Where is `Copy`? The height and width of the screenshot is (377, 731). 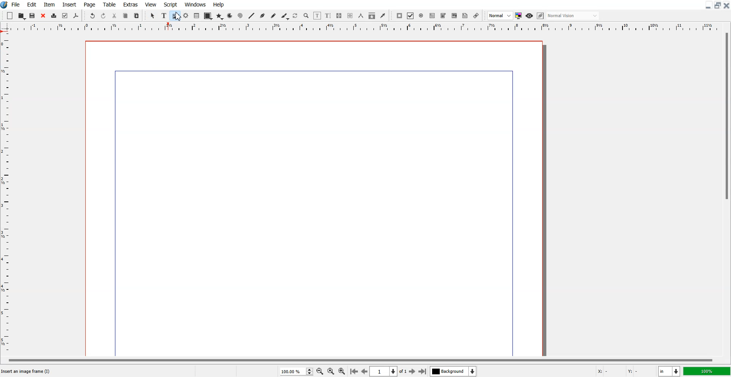 Copy is located at coordinates (126, 15).